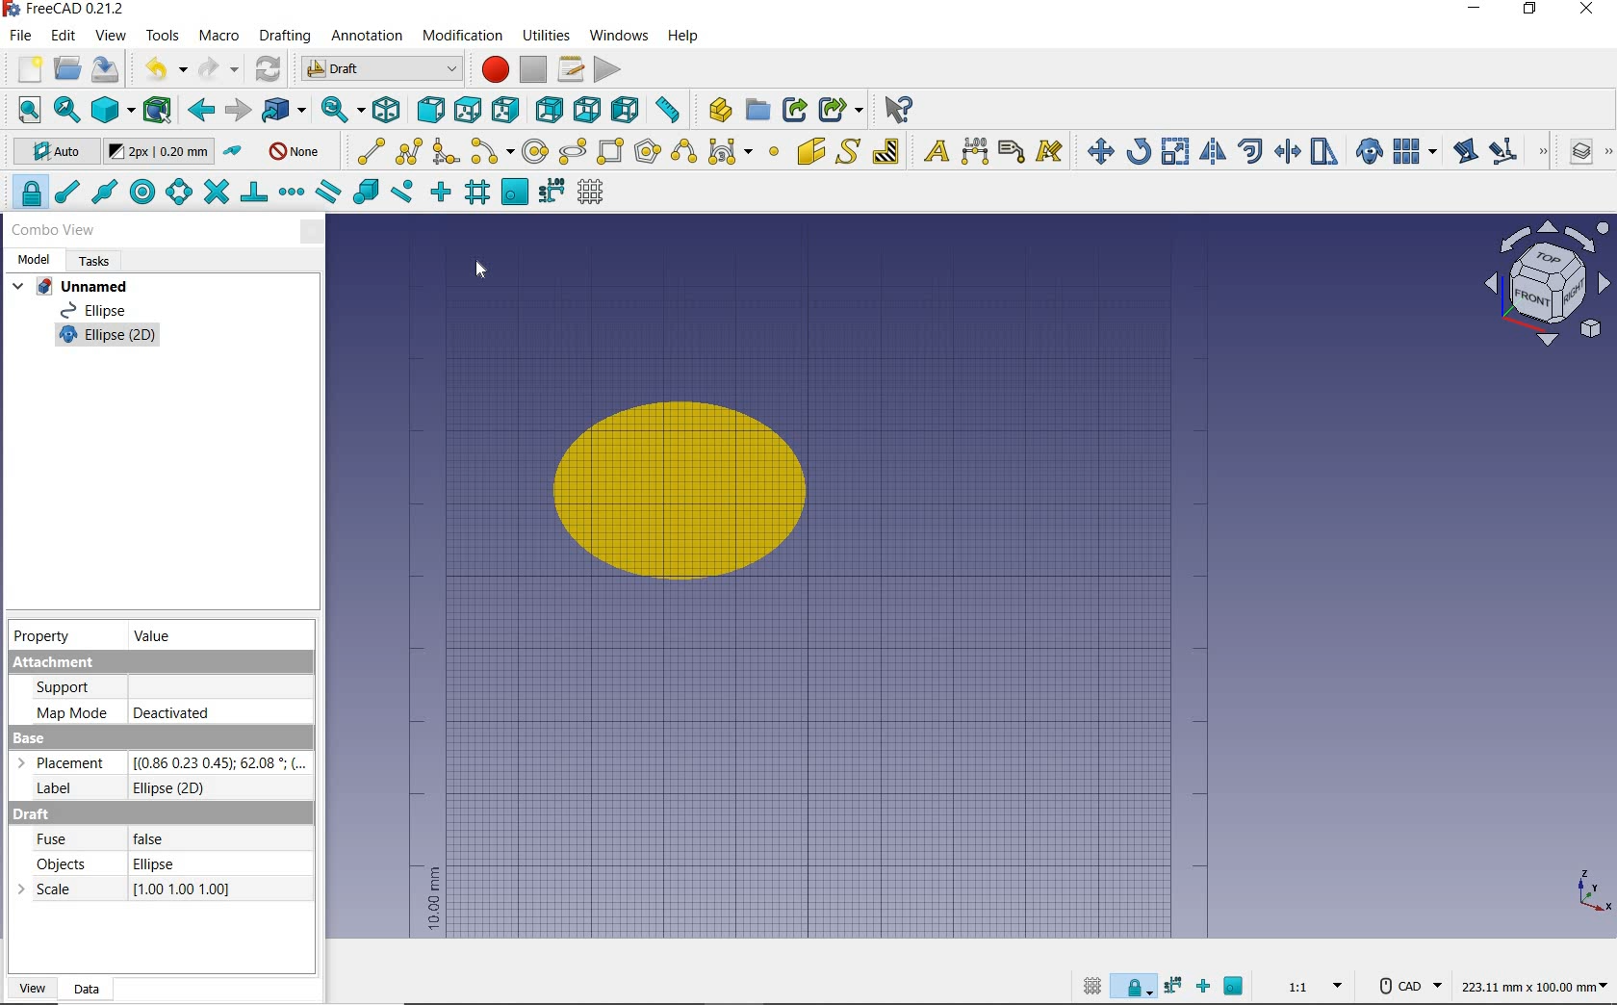  What do you see at coordinates (110, 336) in the screenshot?
I see `ellipse (2D)` at bounding box center [110, 336].